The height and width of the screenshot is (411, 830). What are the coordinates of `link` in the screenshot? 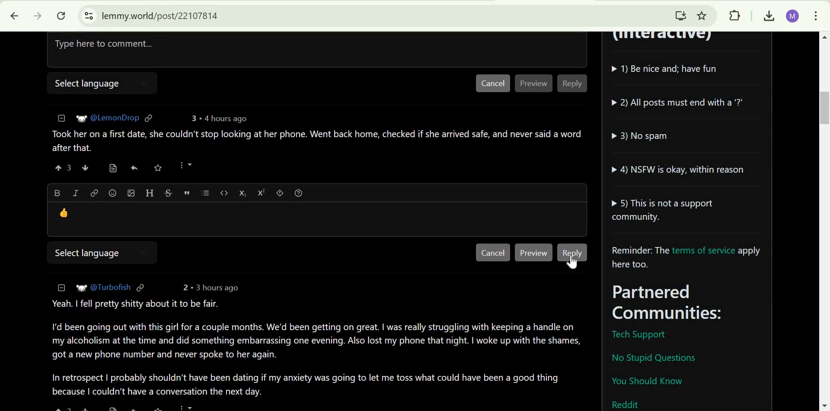 It's located at (149, 118).